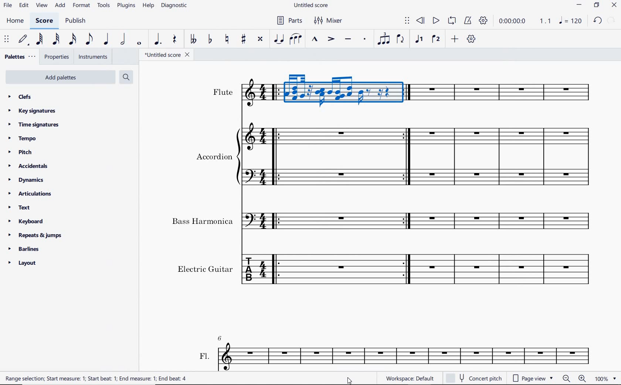 The width and height of the screenshot is (621, 385). Describe the element at coordinates (124, 39) in the screenshot. I see `half note` at that location.